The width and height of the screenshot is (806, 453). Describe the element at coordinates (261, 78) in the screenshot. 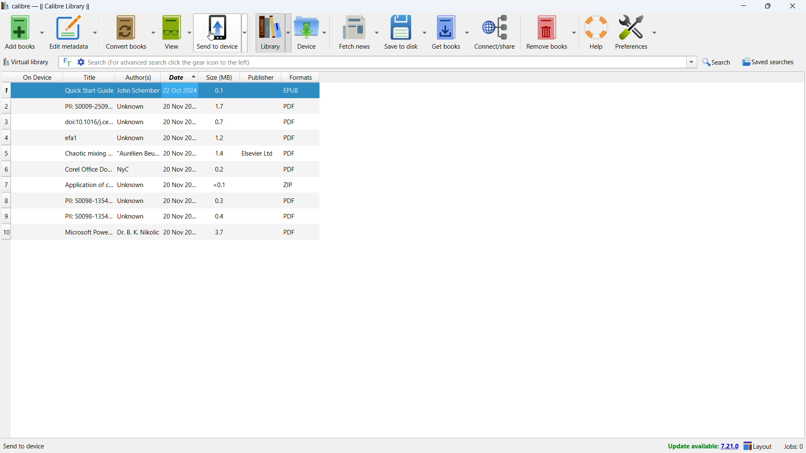

I see `sort by publisher` at that location.